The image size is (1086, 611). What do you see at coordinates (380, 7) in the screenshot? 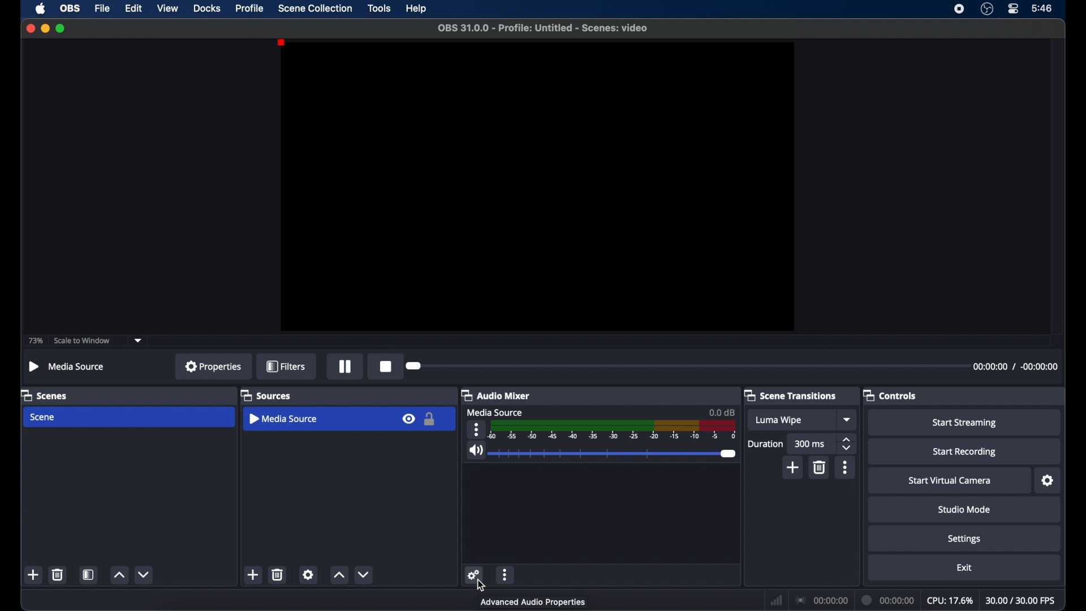
I see `tools` at bounding box center [380, 7].